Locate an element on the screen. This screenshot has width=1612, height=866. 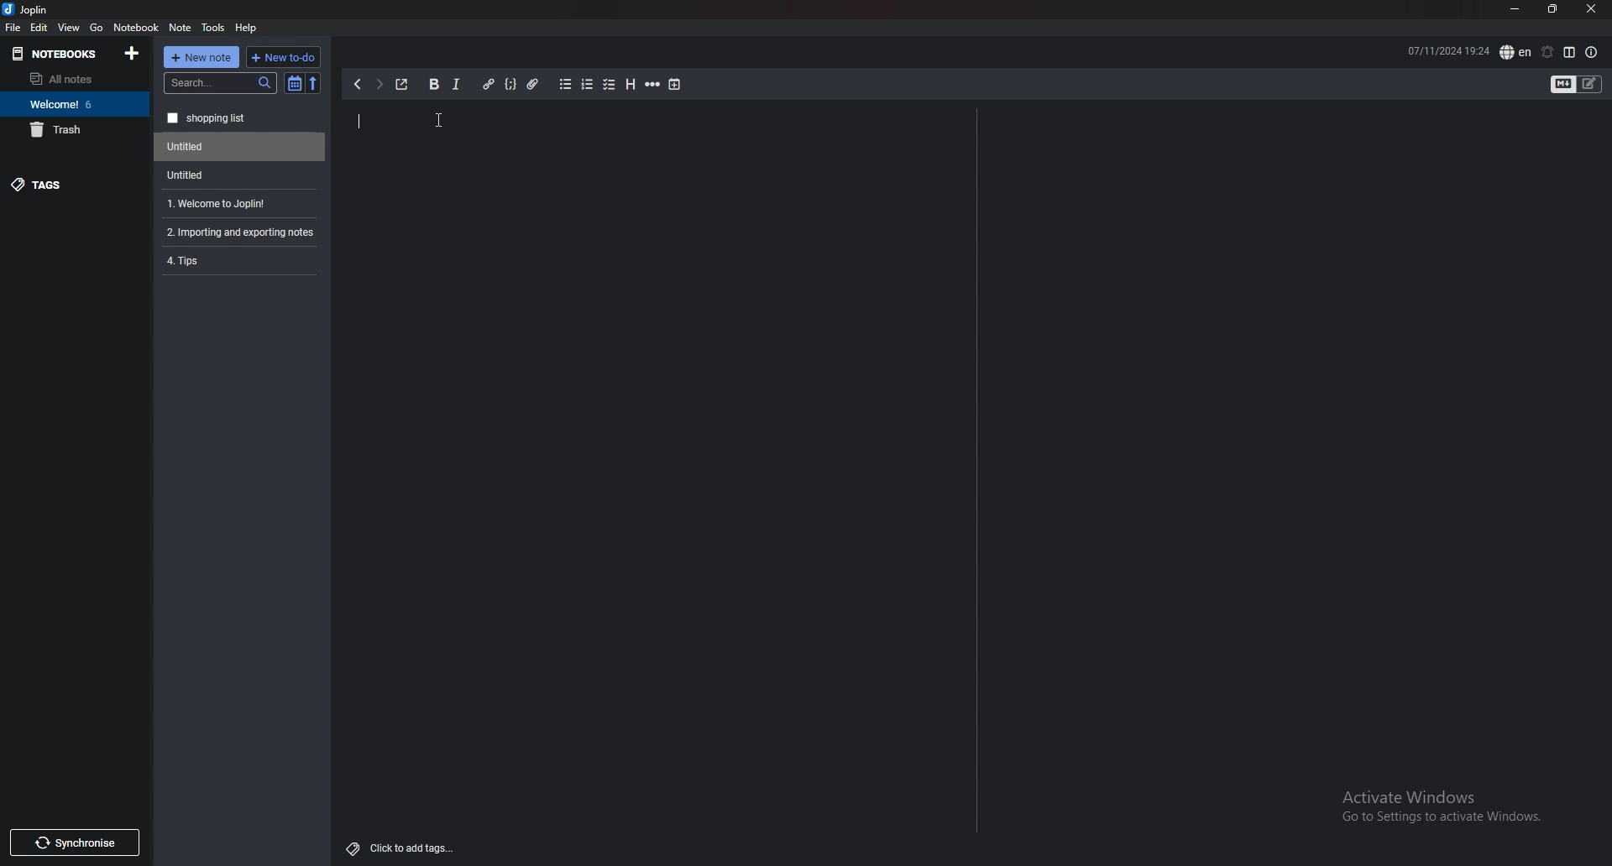
go is located at coordinates (97, 26).